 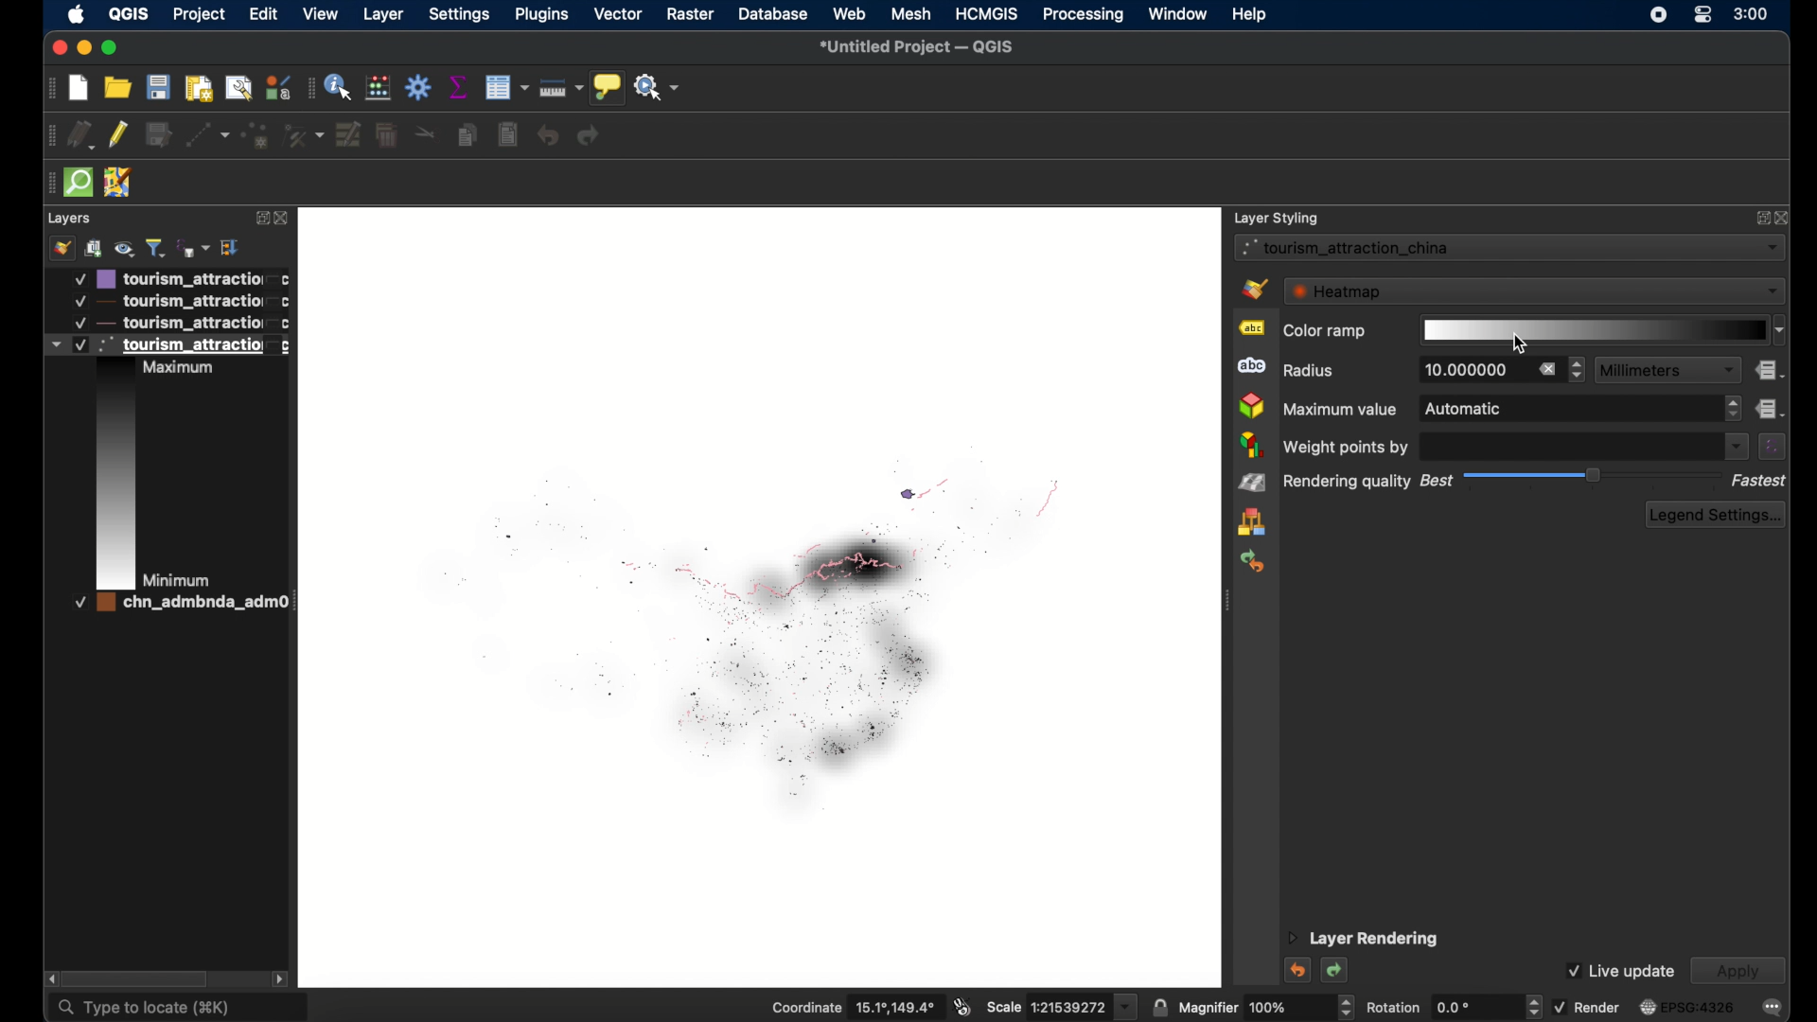 I want to click on HCMGIS, so click(x=987, y=13).